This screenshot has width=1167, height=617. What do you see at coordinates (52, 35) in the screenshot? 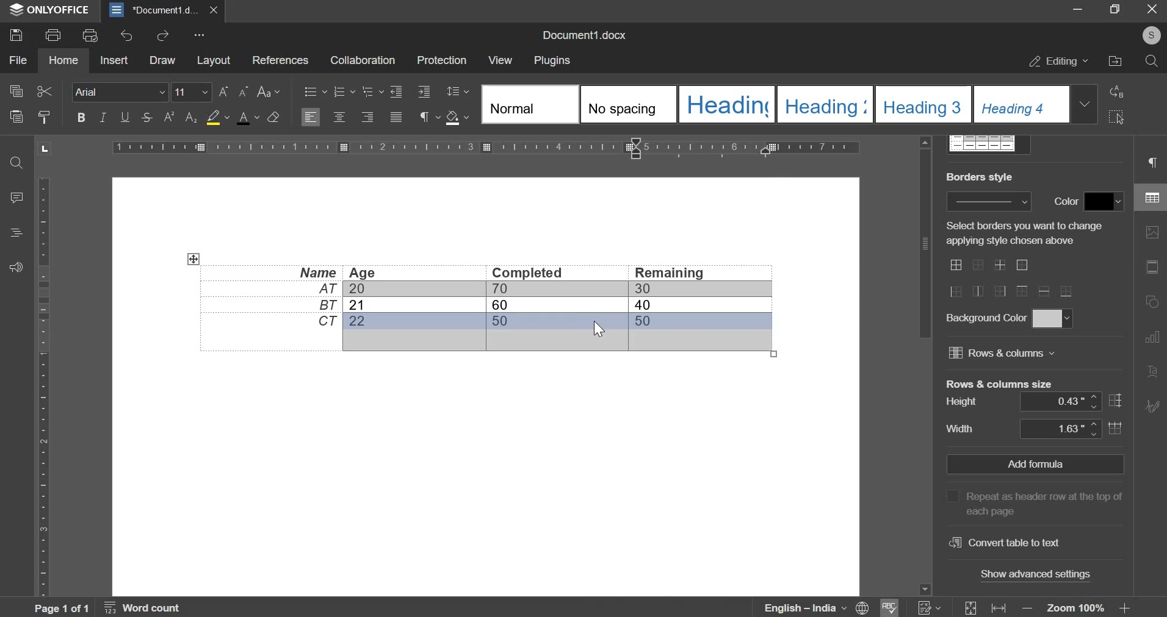
I see `print` at bounding box center [52, 35].